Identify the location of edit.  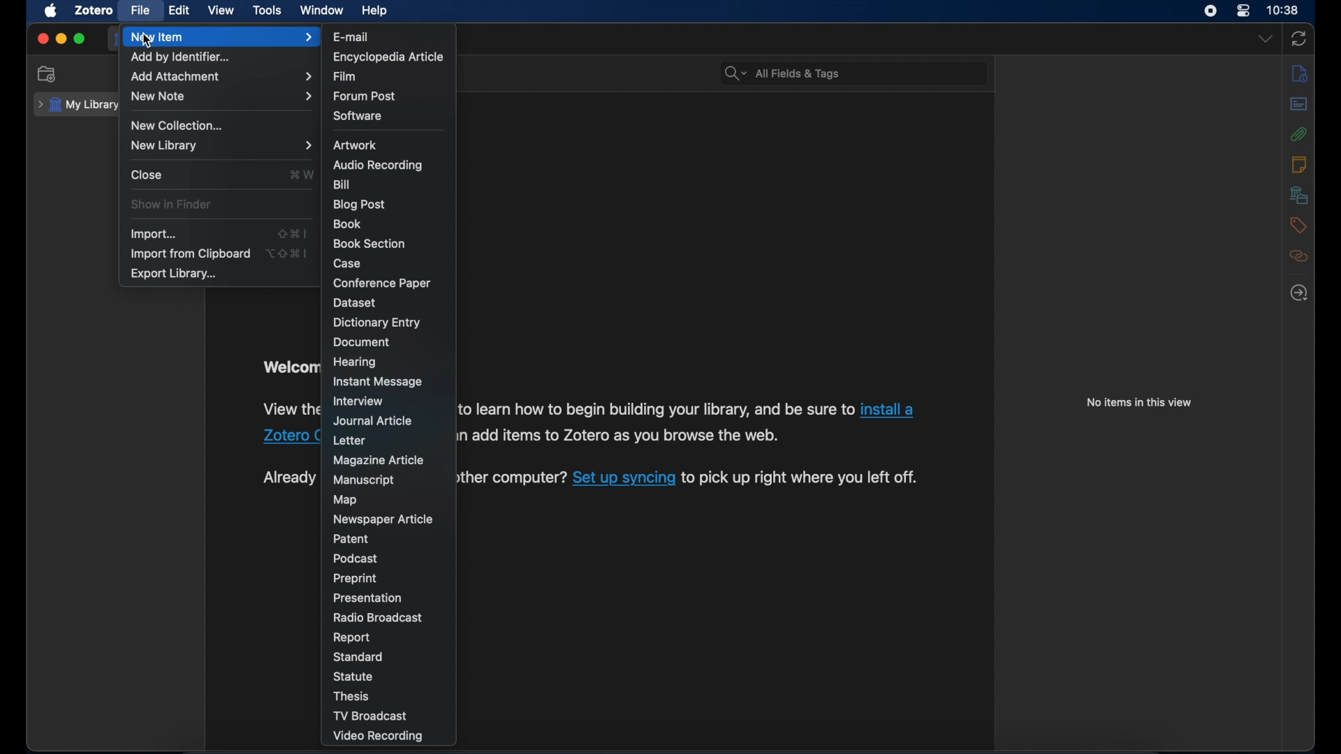
(180, 10).